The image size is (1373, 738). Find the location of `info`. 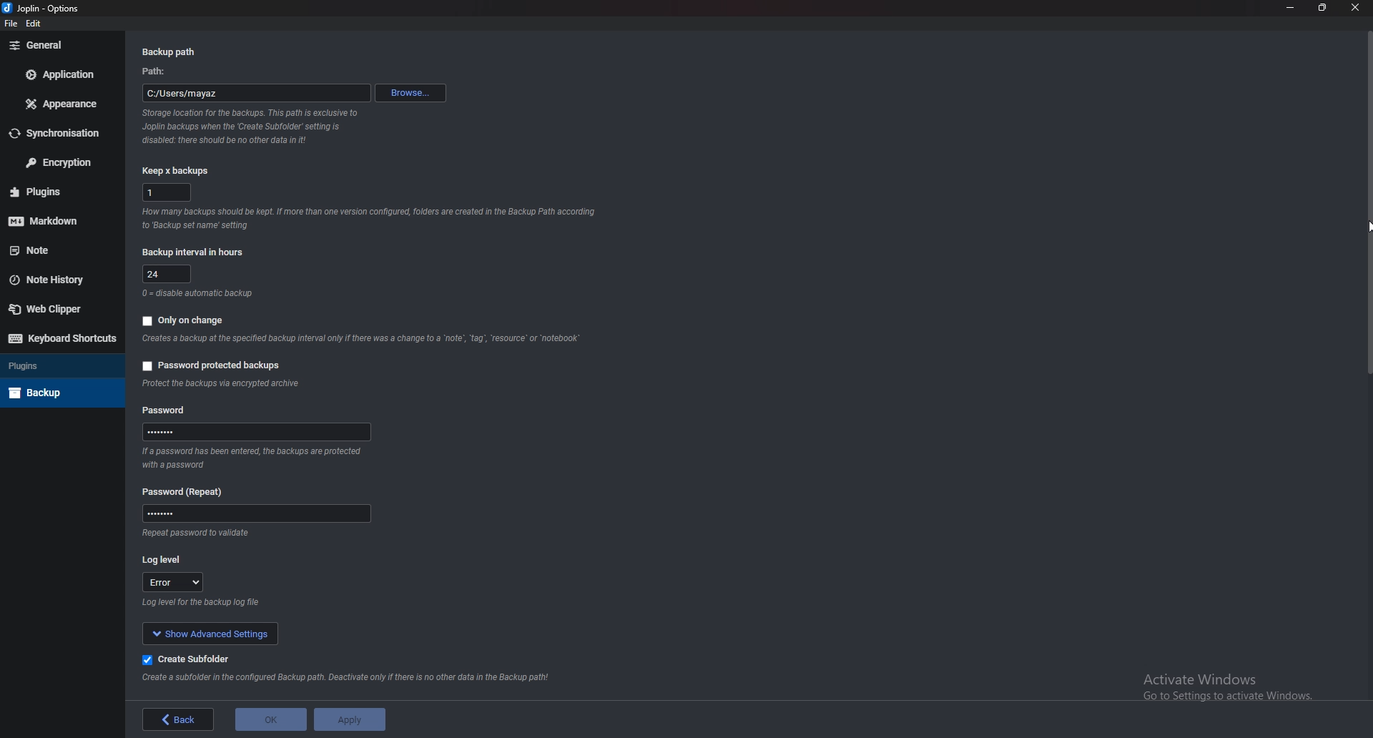

info is located at coordinates (197, 295).